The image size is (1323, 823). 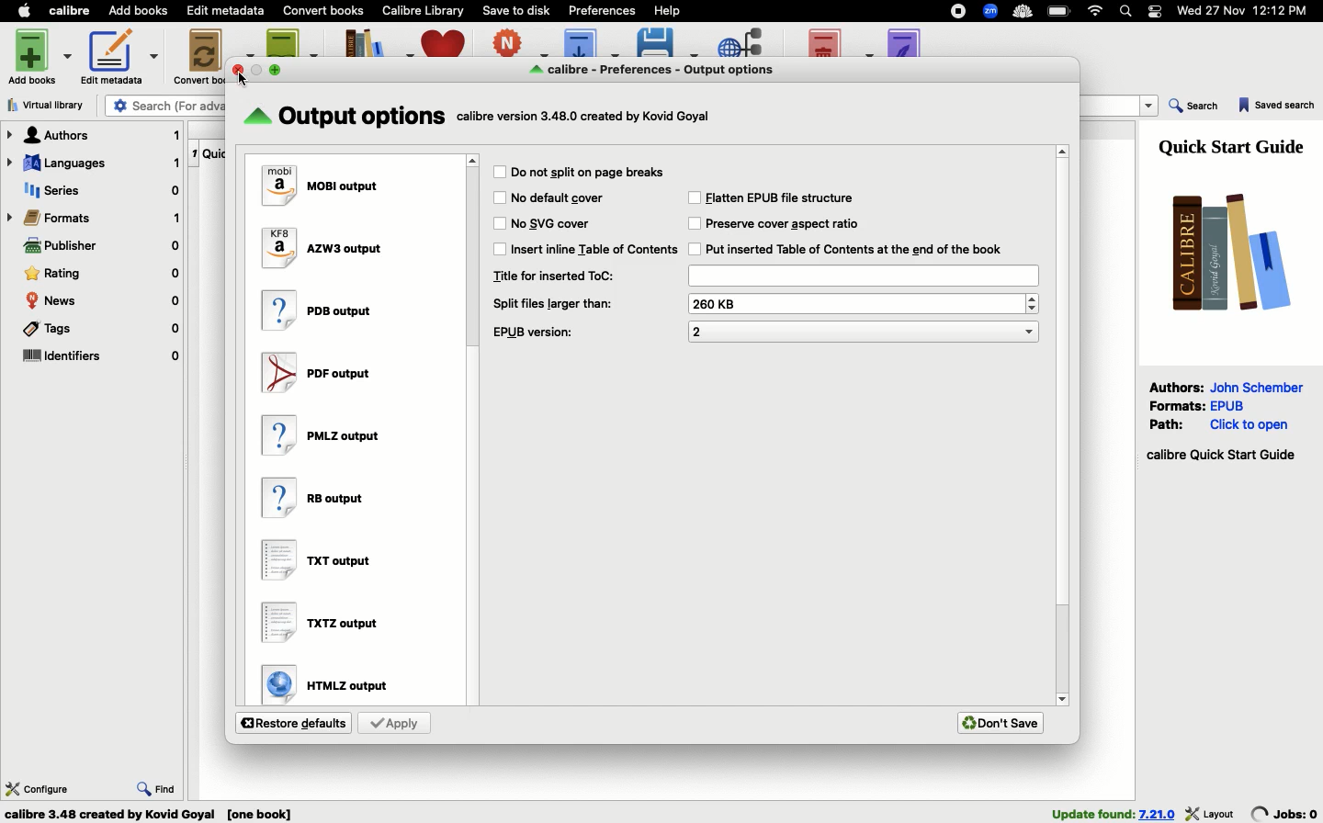 What do you see at coordinates (1211, 813) in the screenshot?
I see `layout` at bounding box center [1211, 813].